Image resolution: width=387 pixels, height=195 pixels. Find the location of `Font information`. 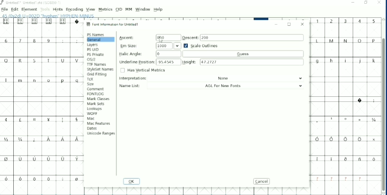

Font information is located at coordinates (114, 24).